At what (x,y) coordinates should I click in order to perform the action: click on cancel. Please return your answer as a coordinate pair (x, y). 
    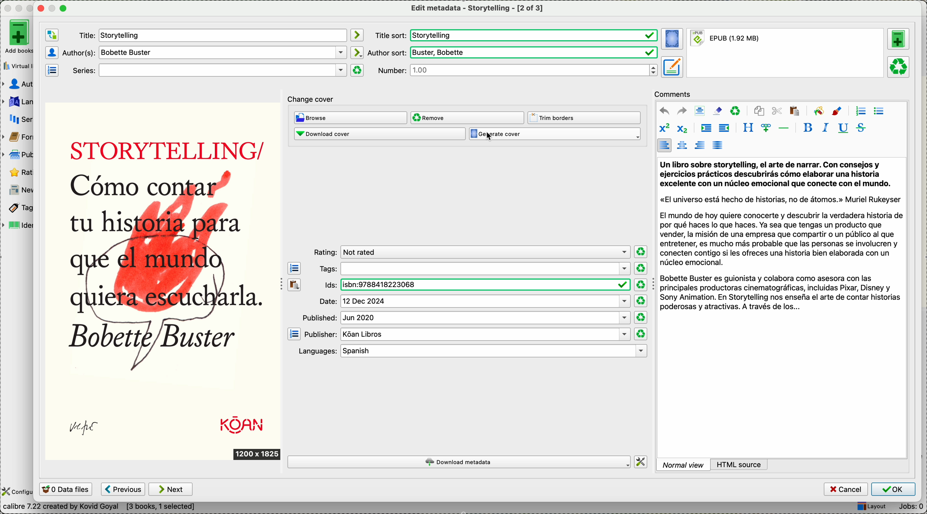
    Looking at the image, I should click on (845, 489).